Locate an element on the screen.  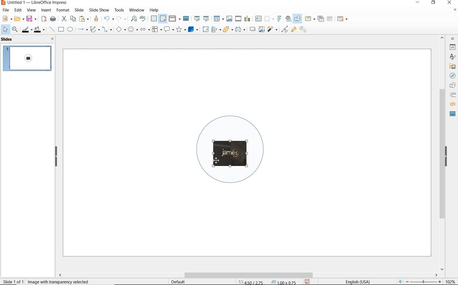
3d objects is located at coordinates (193, 29).